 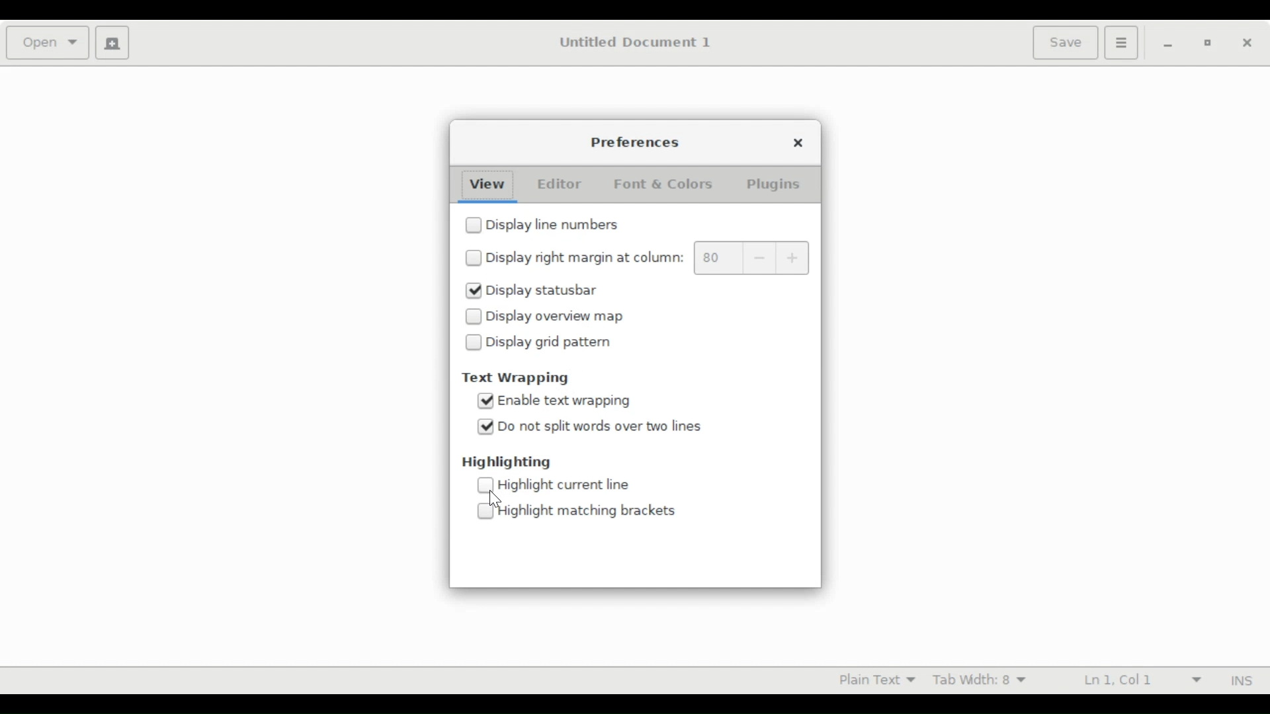 What do you see at coordinates (1140, 680) in the screenshot?
I see `Line and Colum Preference` at bounding box center [1140, 680].